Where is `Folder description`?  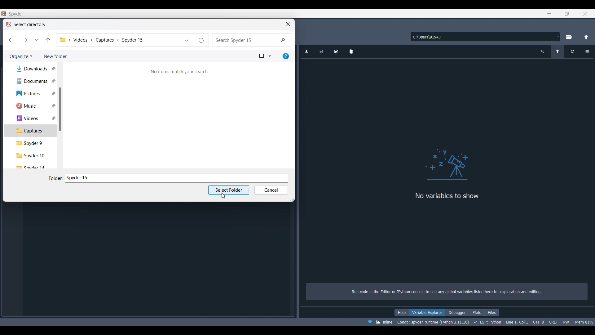
Folder description is located at coordinates (179, 72).